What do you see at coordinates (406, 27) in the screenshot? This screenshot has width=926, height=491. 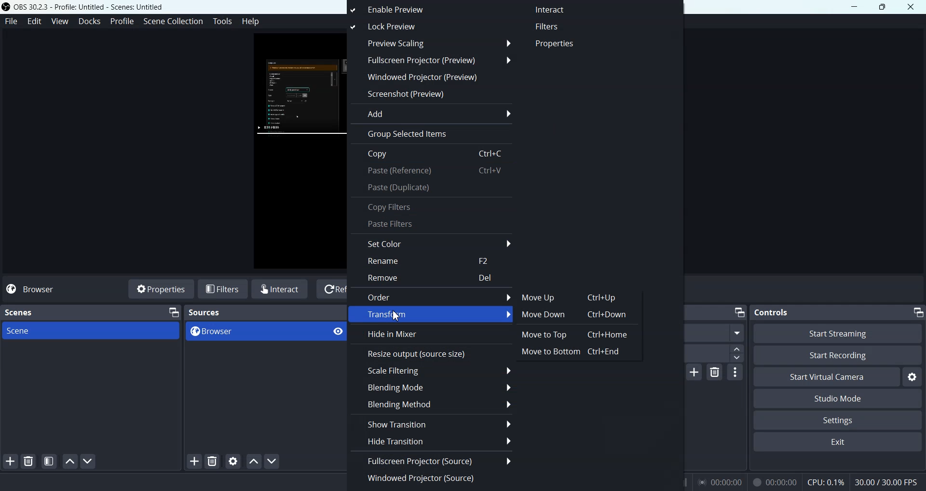 I see `Lock Preview` at bounding box center [406, 27].